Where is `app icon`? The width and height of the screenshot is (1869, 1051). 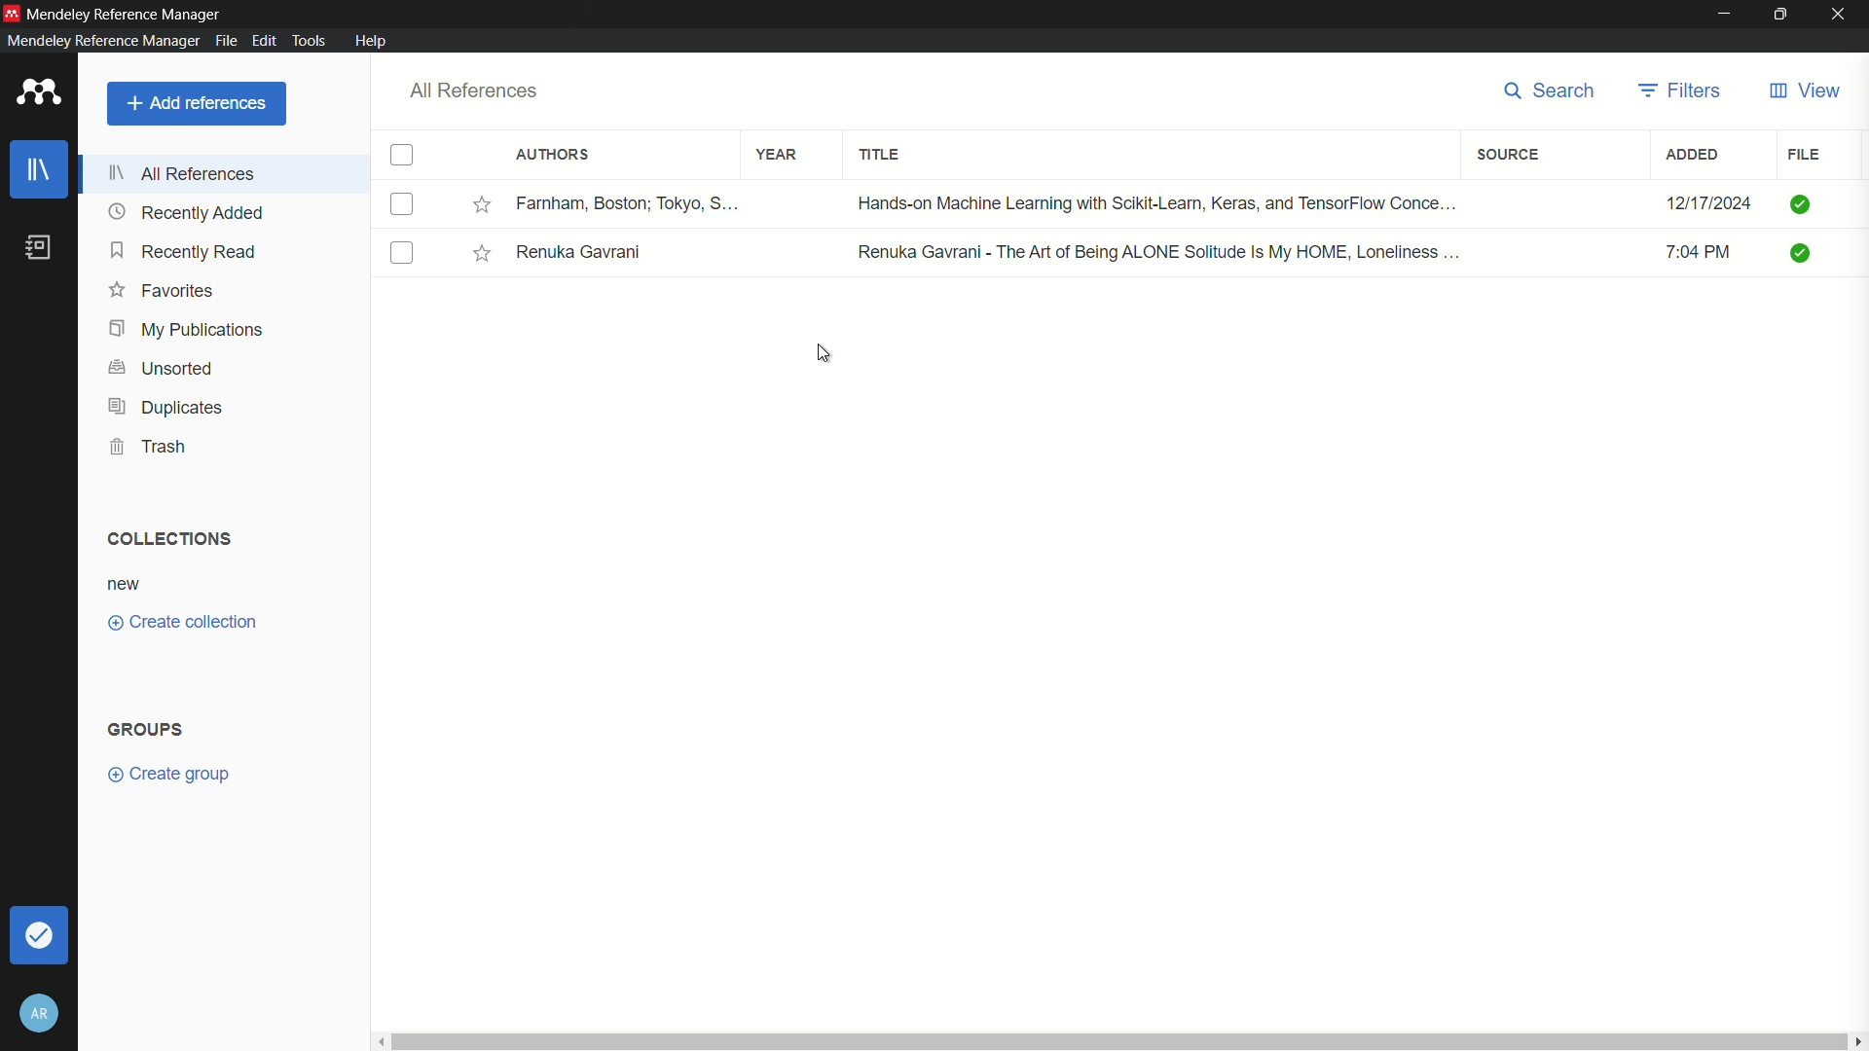 app icon is located at coordinates (35, 92).